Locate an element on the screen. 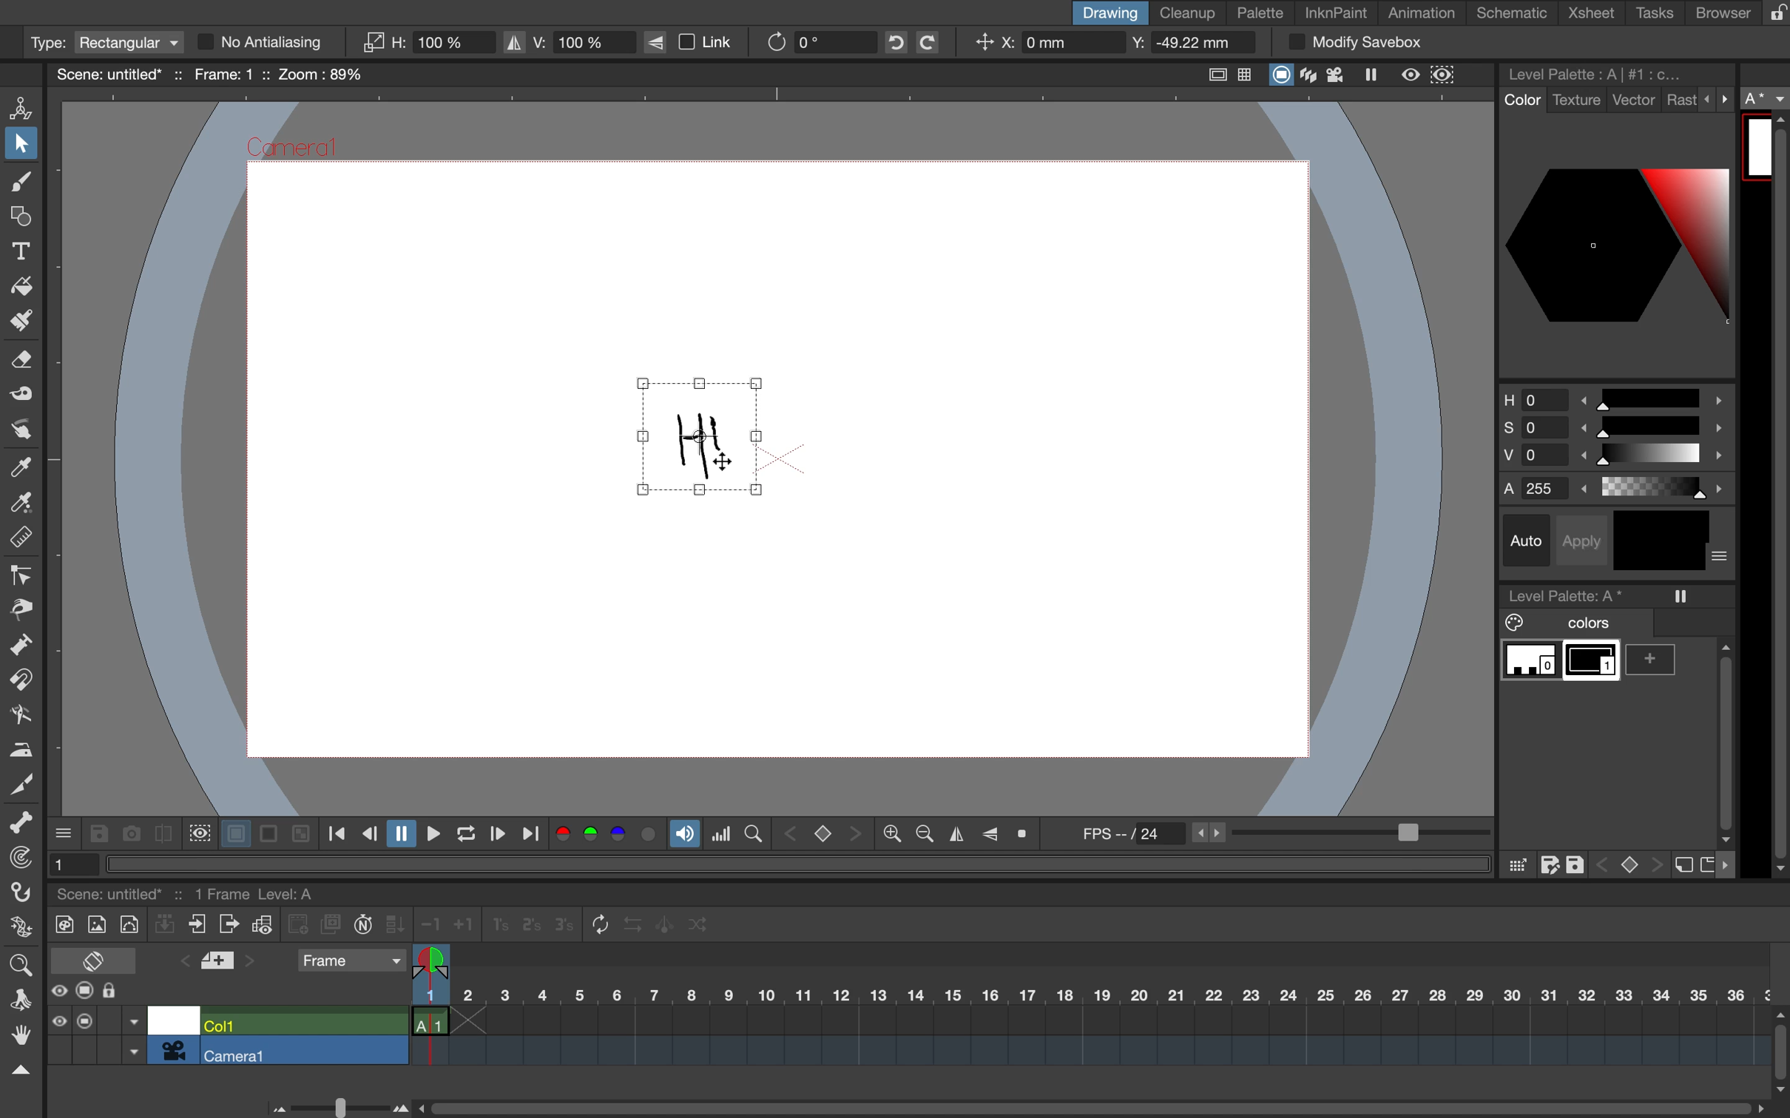 The height and width of the screenshot is (1118, 1790). hue is located at coordinates (1614, 397).